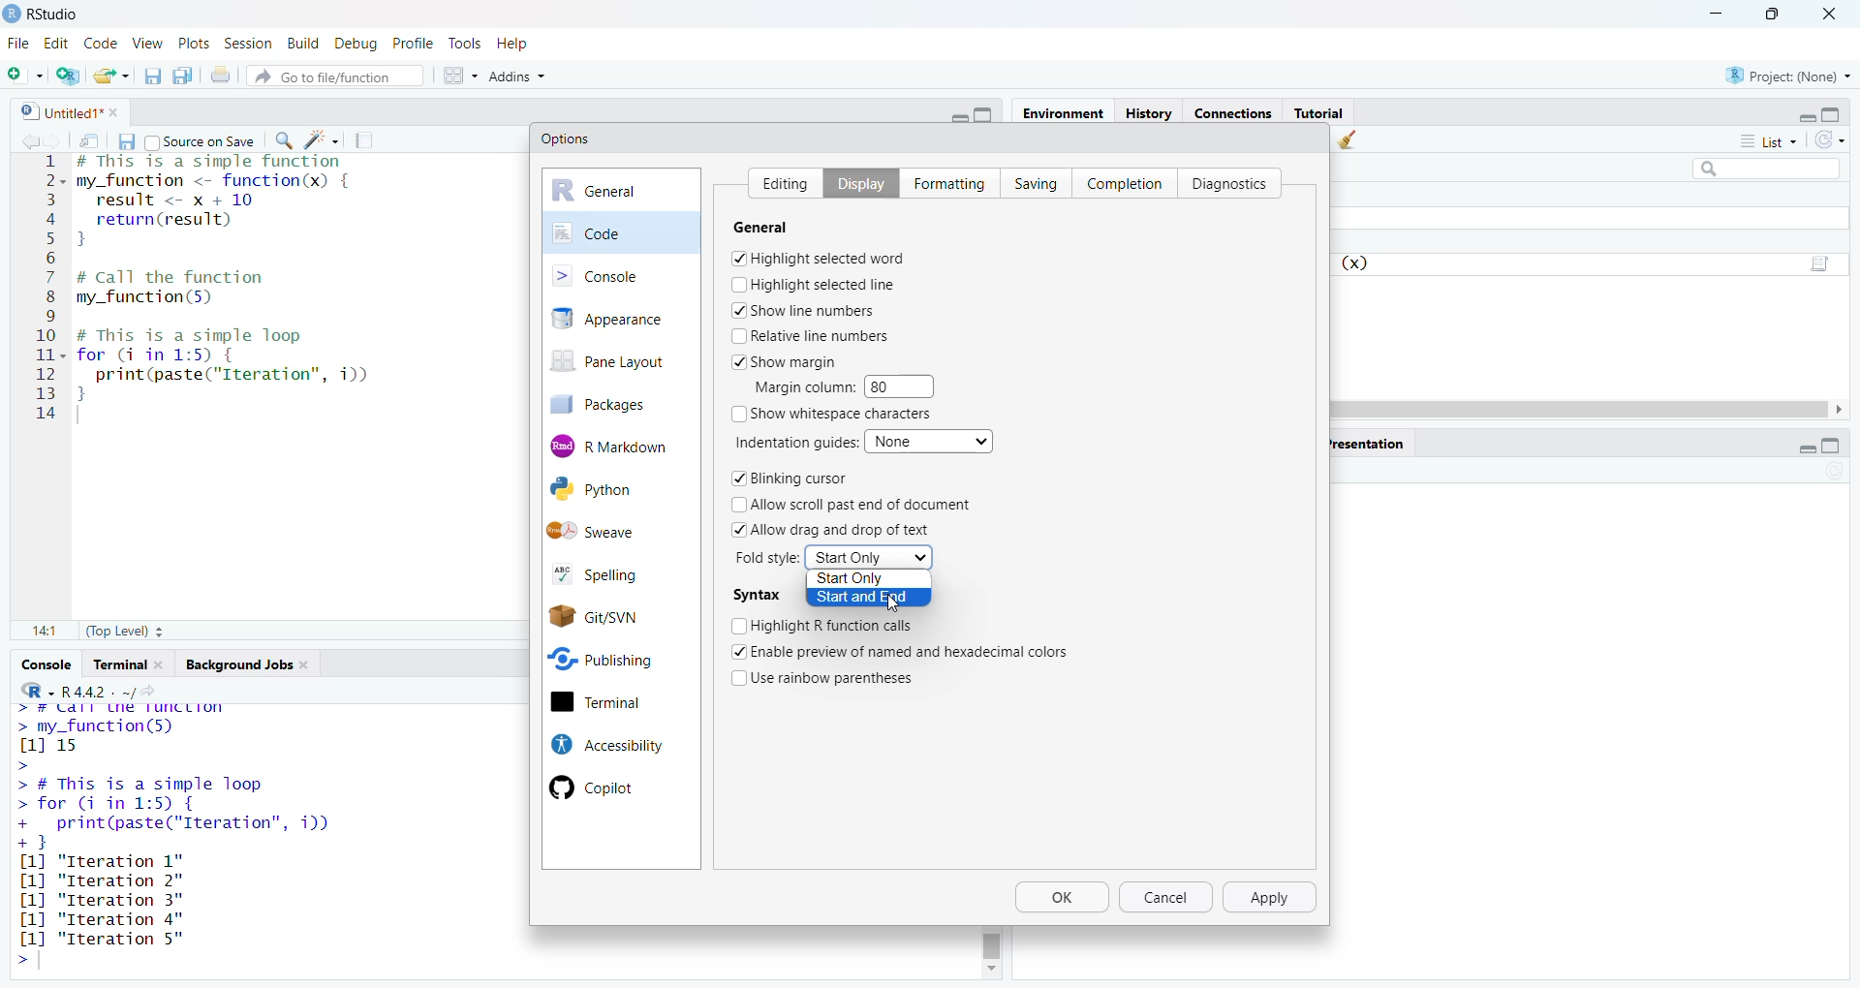 The width and height of the screenshot is (1860, 988). What do you see at coordinates (812, 335) in the screenshot?
I see `relative line numbers` at bounding box center [812, 335].